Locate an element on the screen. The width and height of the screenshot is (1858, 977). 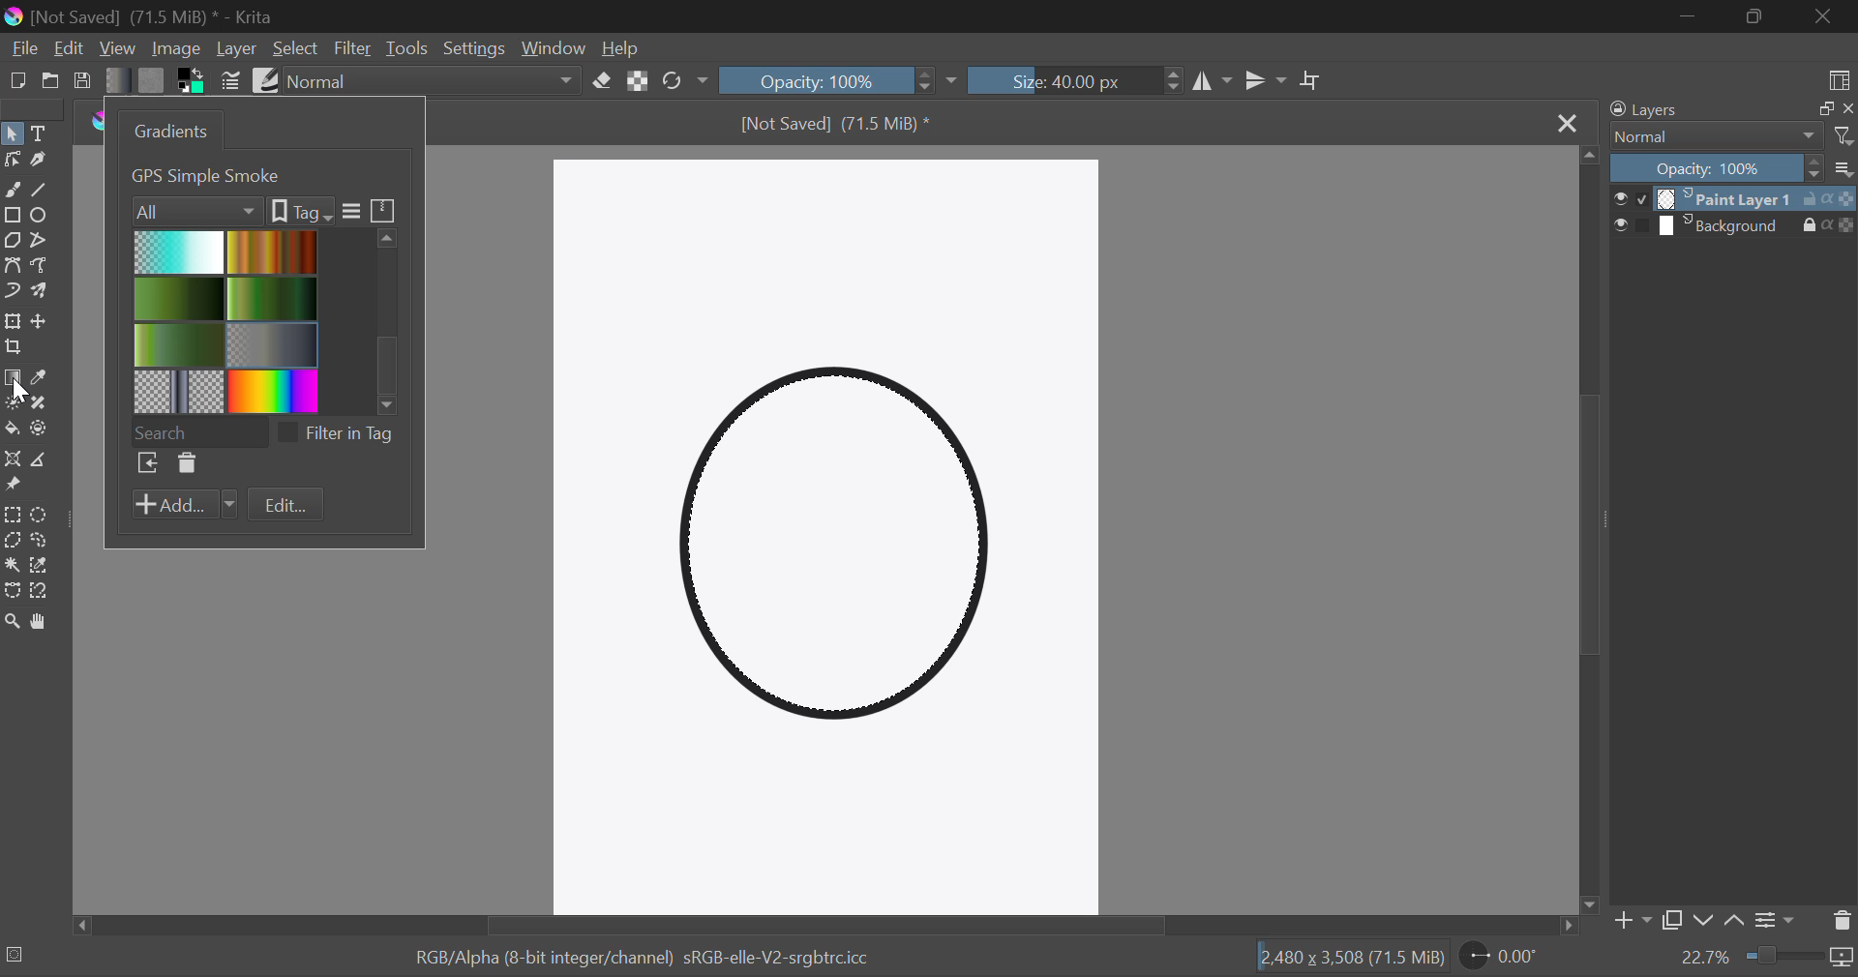
Circular Selection is located at coordinates (44, 513).